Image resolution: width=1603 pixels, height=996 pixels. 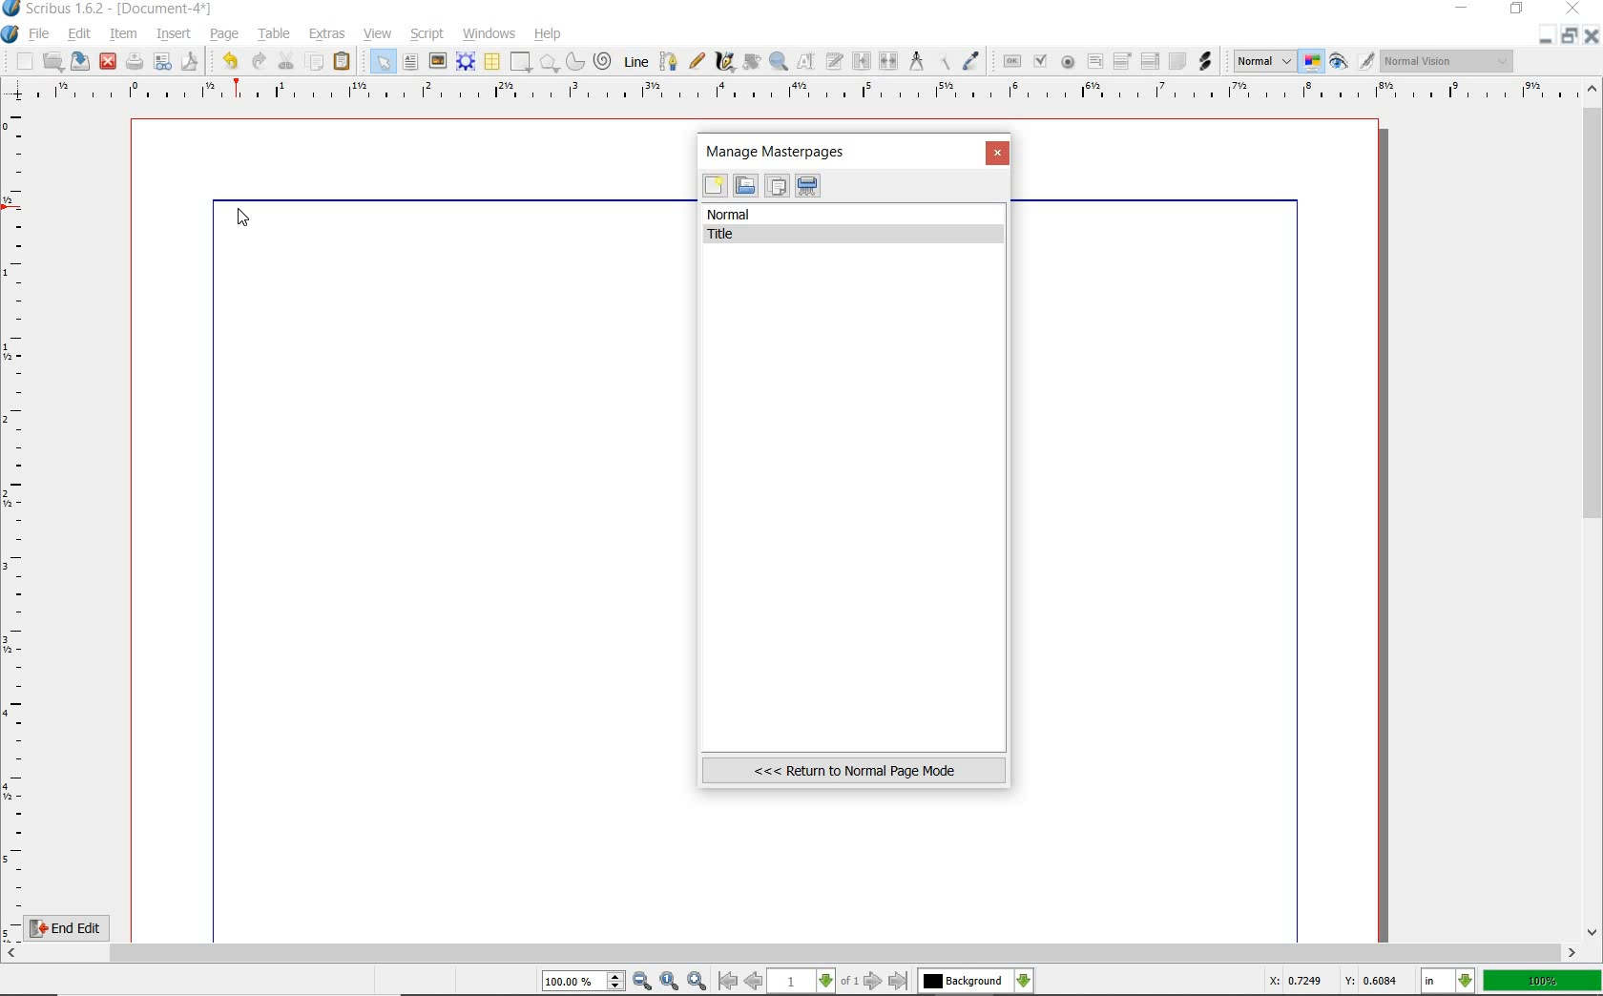 What do you see at coordinates (328, 34) in the screenshot?
I see `extras` at bounding box center [328, 34].